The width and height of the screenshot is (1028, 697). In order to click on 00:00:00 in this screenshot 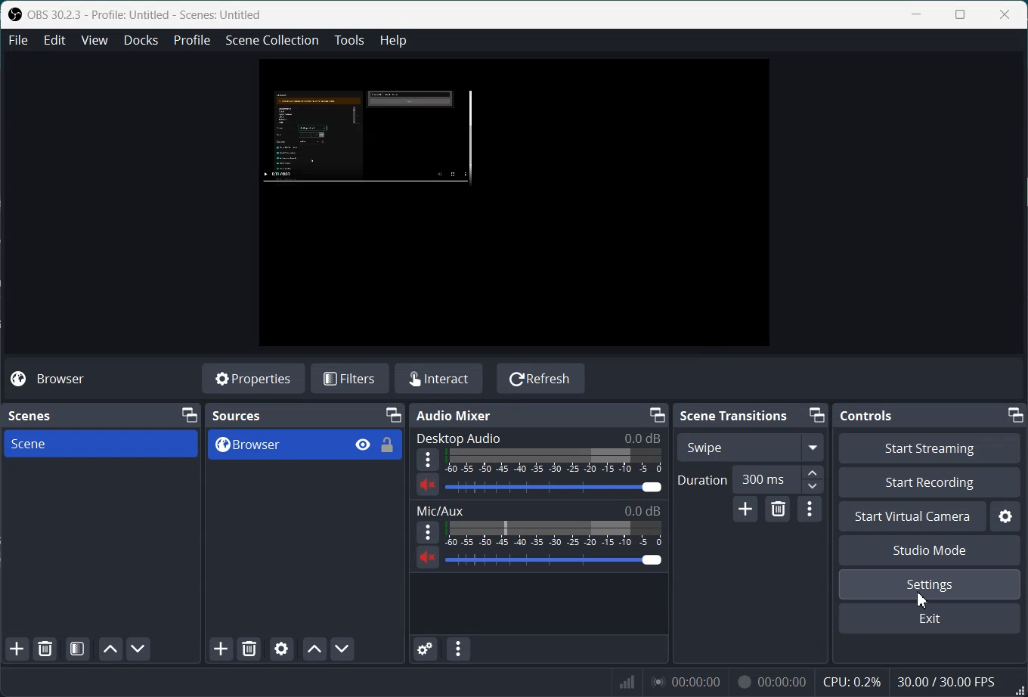, I will do `click(771, 680)`.